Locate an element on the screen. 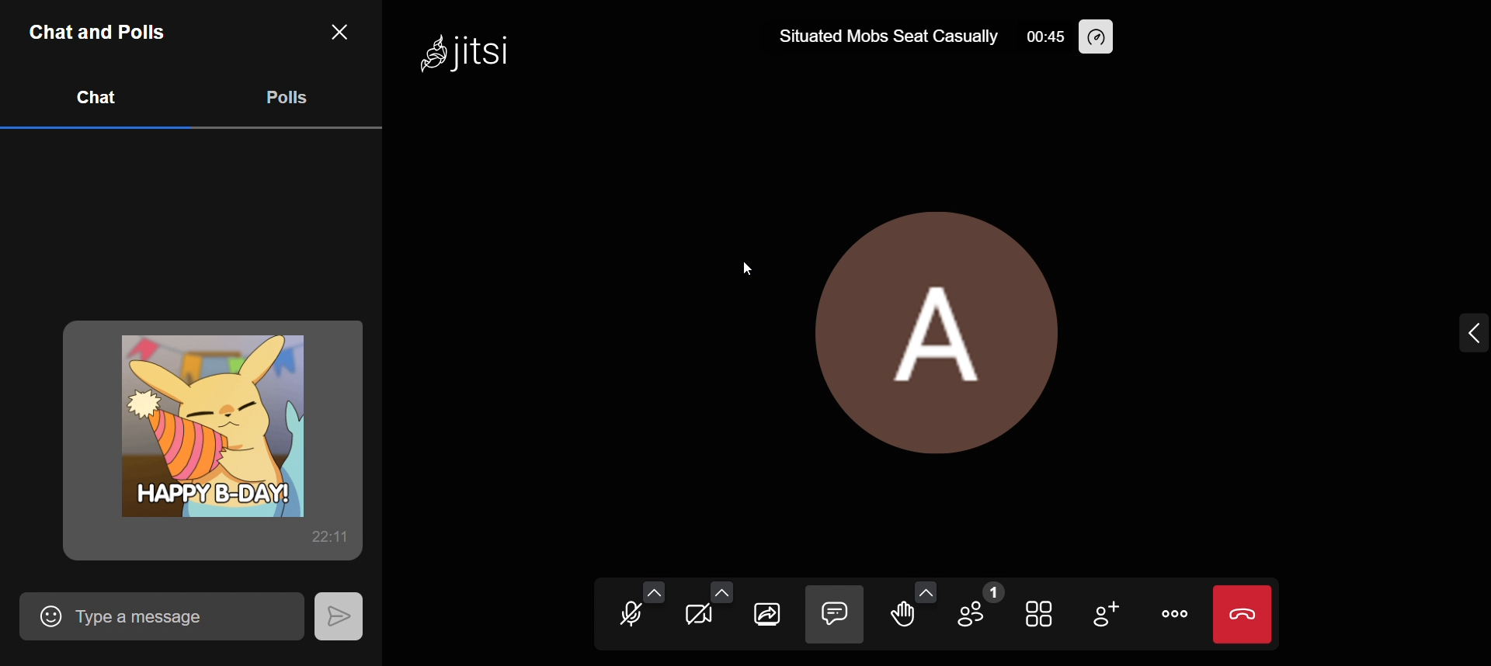  poll tab is located at coordinates (288, 96).